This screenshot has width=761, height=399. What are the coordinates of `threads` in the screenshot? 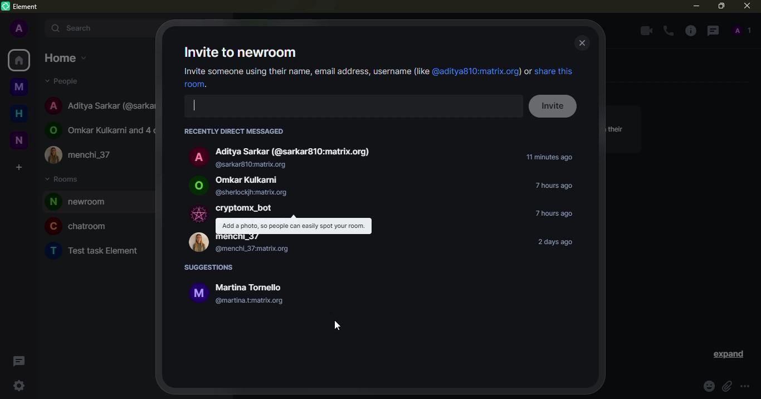 It's located at (19, 361).